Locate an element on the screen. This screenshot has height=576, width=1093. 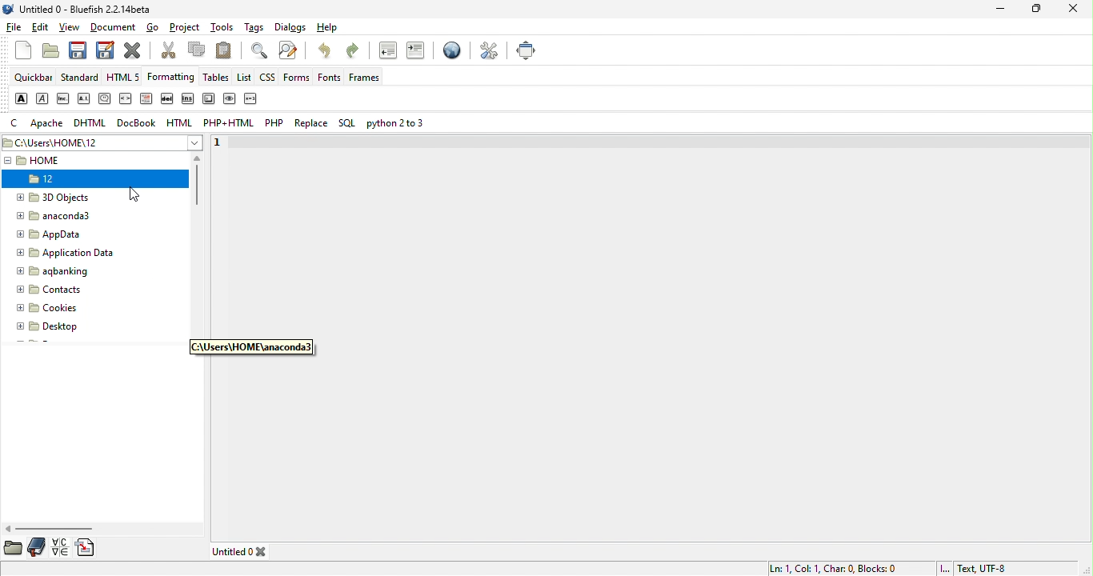
title is located at coordinates (80, 12).